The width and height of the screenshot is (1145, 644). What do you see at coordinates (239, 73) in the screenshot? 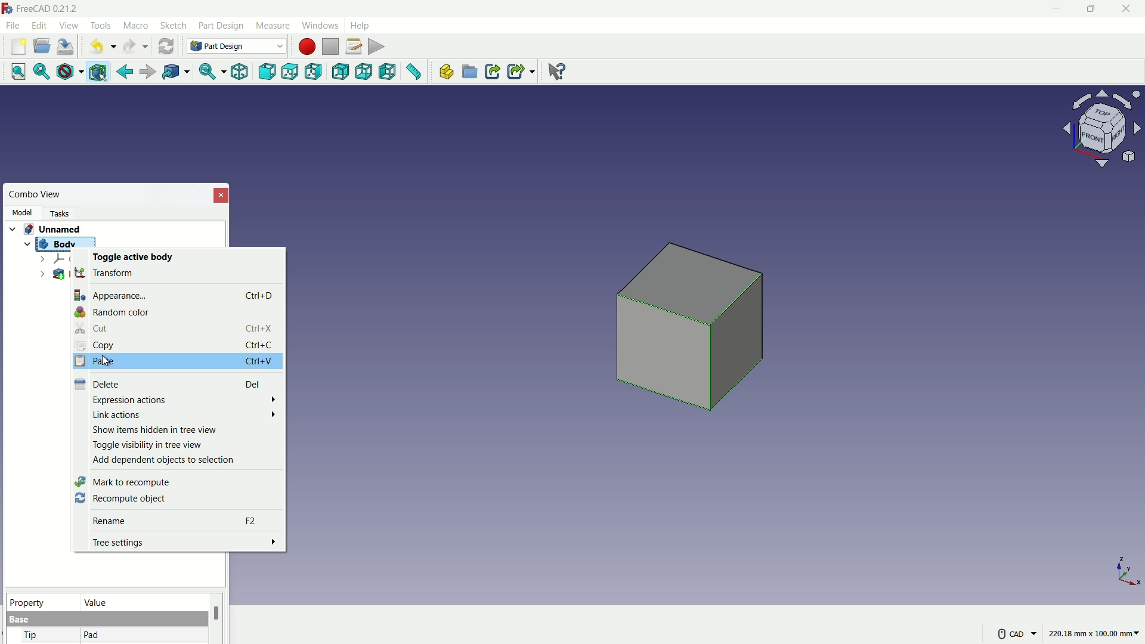
I see `isometric view` at bounding box center [239, 73].